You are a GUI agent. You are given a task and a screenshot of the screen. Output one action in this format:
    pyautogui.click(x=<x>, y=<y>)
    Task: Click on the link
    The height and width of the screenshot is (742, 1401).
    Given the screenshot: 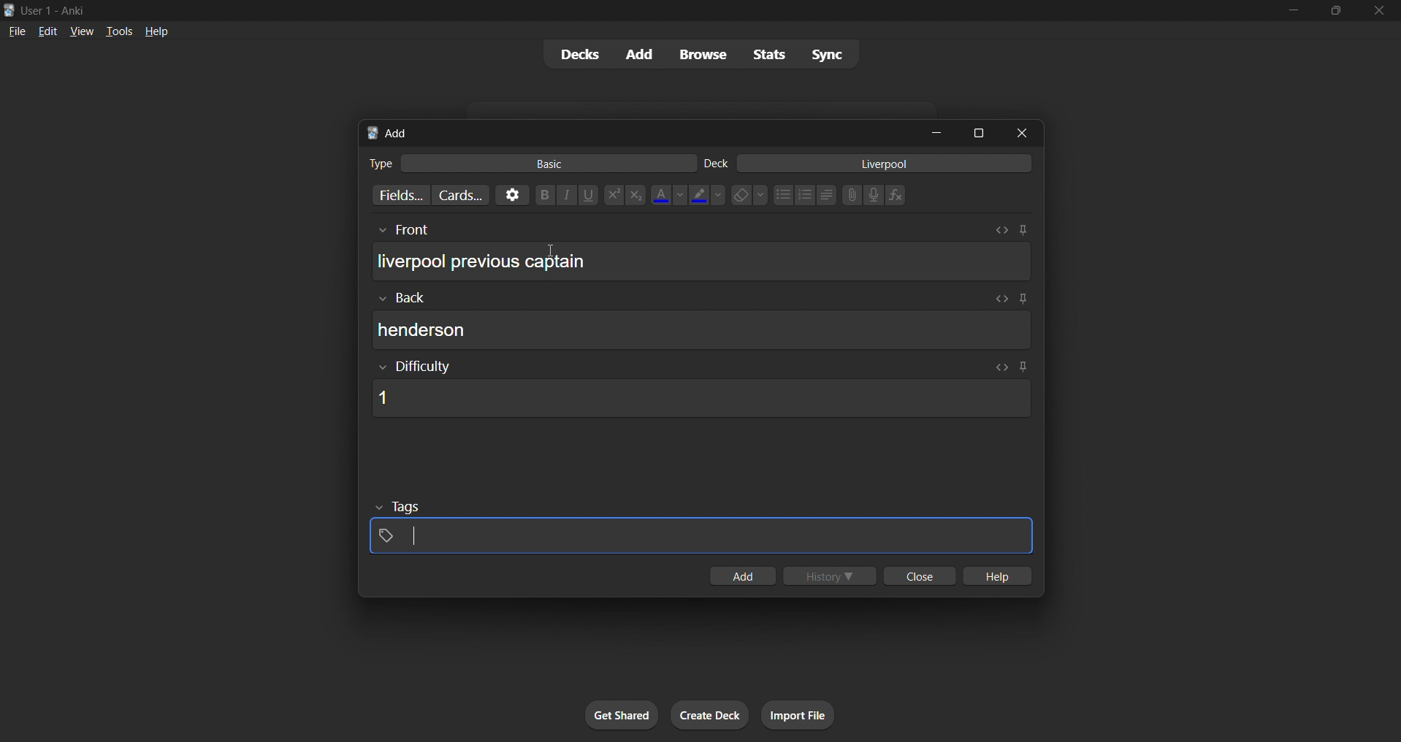 What is the action you would take?
    pyautogui.click(x=850, y=196)
    